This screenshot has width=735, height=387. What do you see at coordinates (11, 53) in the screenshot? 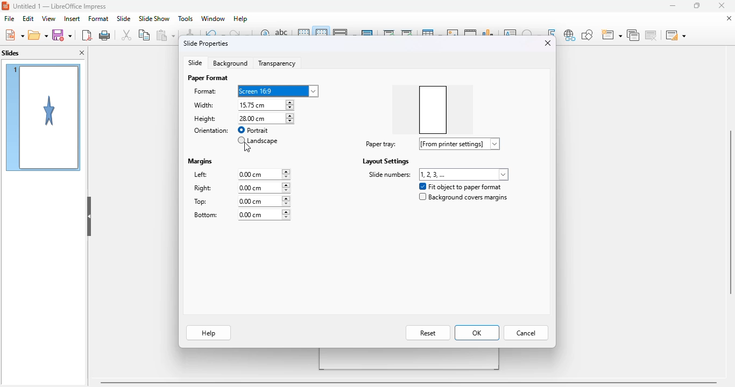
I see `slides` at bounding box center [11, 53].